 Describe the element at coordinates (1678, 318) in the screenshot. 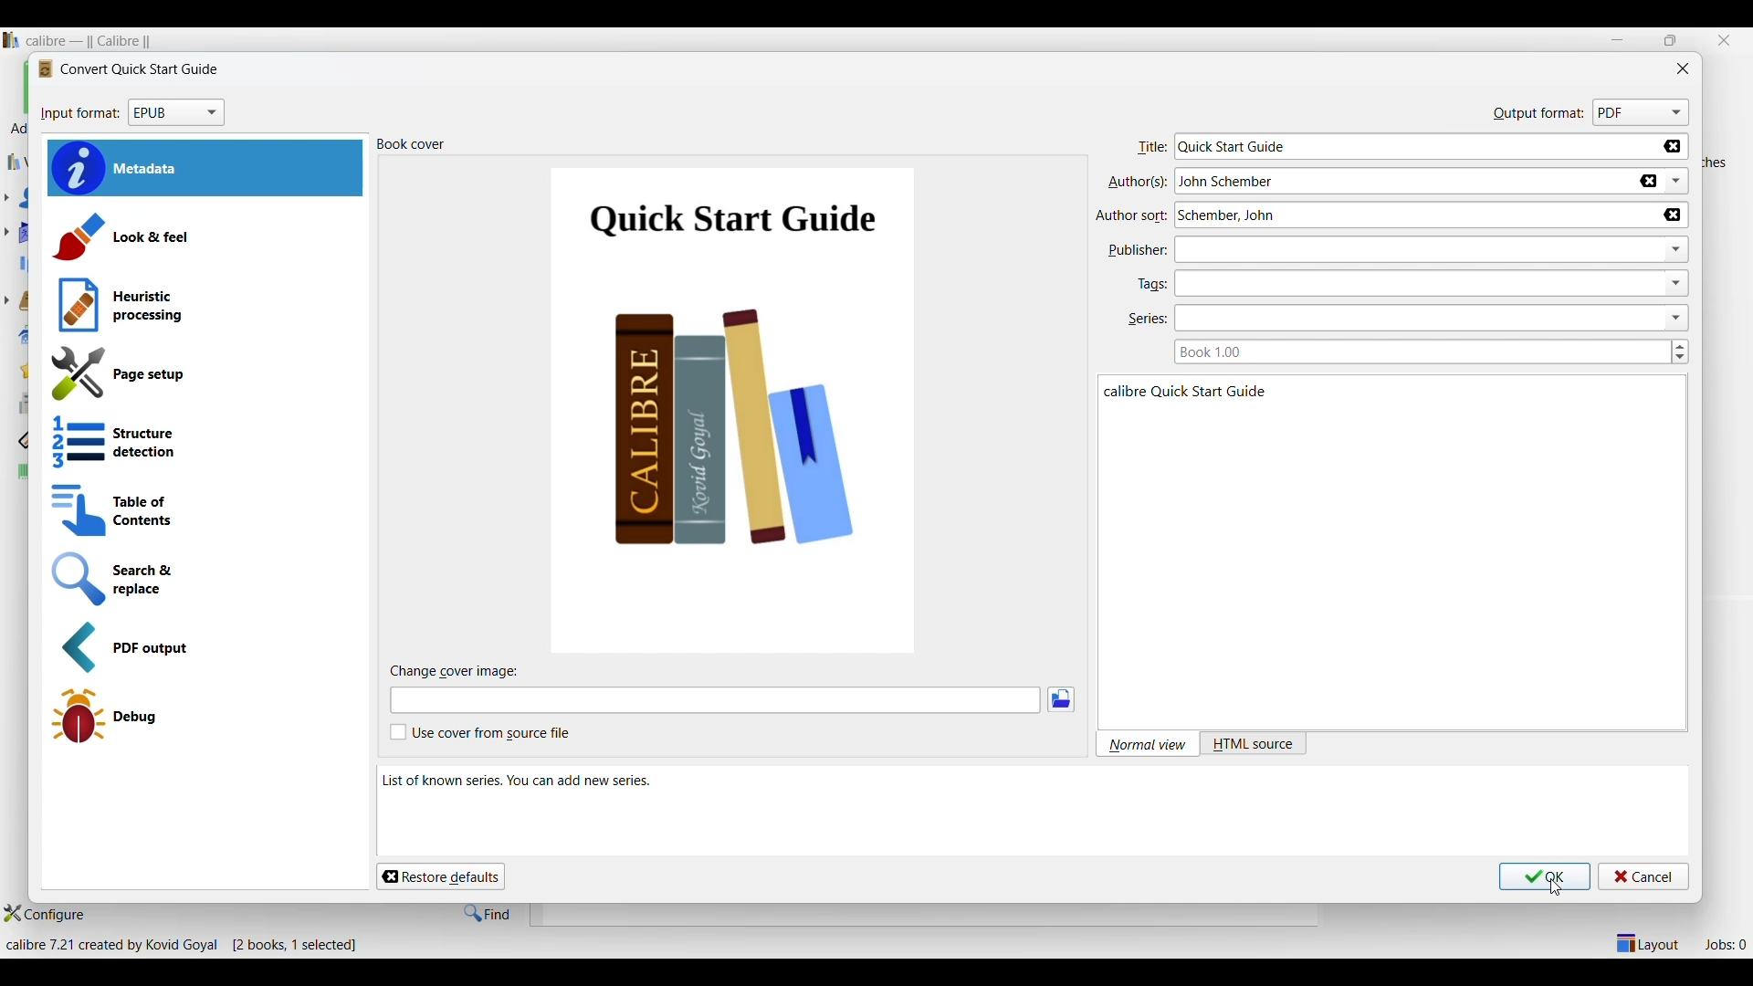

I see `dropdown` at that location.